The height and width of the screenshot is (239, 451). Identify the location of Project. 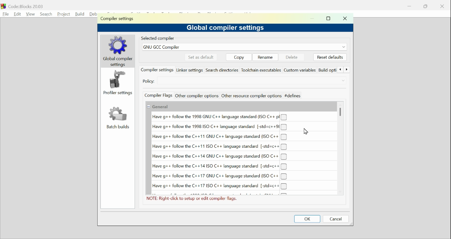
(63, 14).